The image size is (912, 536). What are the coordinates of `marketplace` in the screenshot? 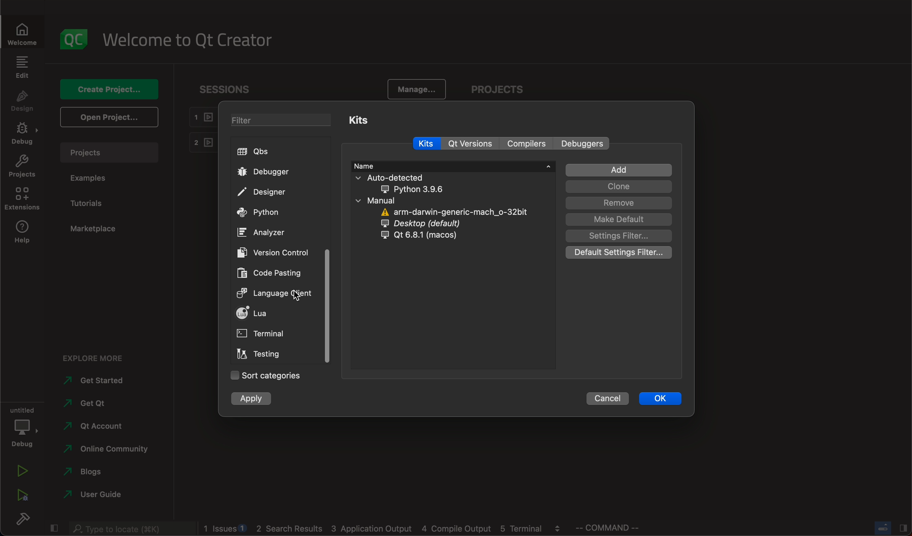 It's located at (93, 230).